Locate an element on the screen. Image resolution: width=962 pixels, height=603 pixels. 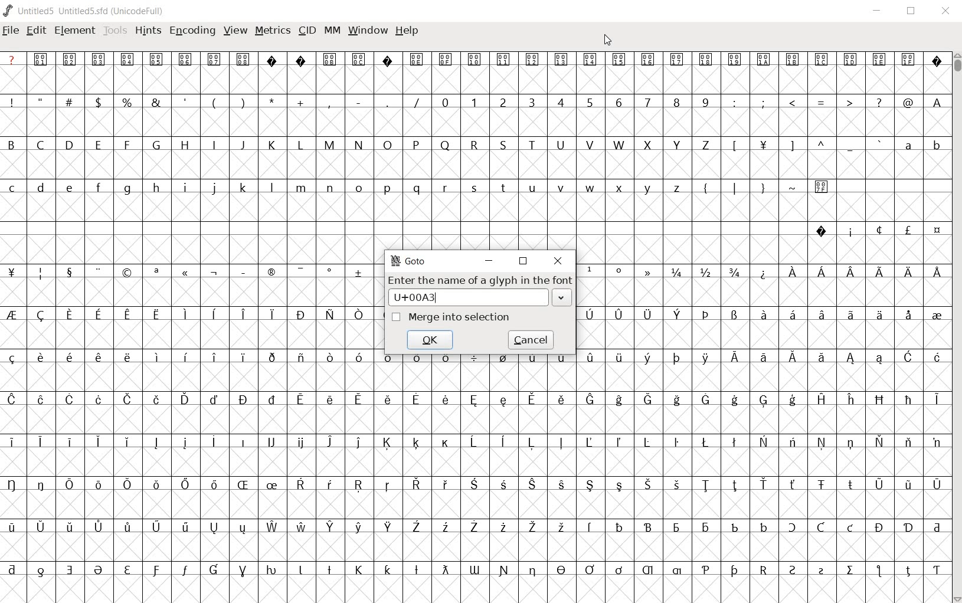
% is located at coordinates (128, 102).